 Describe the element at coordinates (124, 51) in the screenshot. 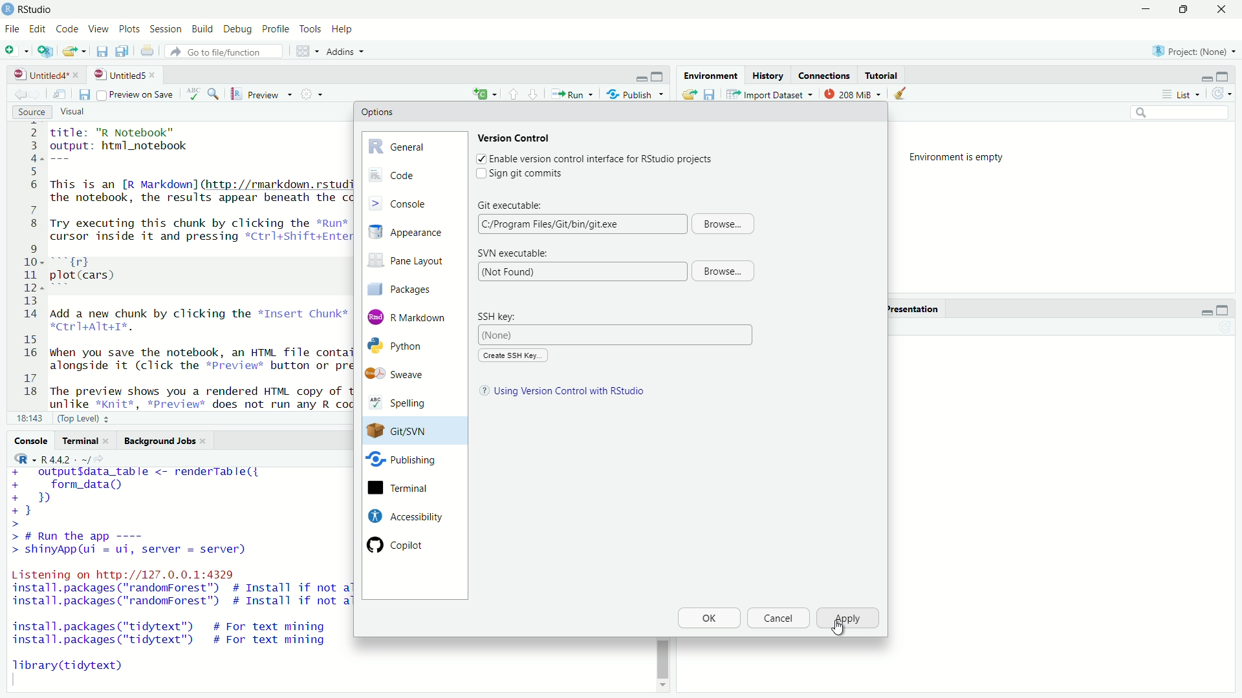

I see `save all open documents` at that location.